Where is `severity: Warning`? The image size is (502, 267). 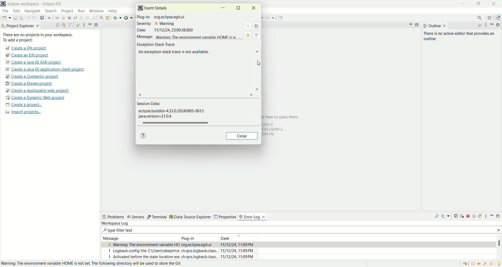 severity: Warning is located at coordinates (157, 24).